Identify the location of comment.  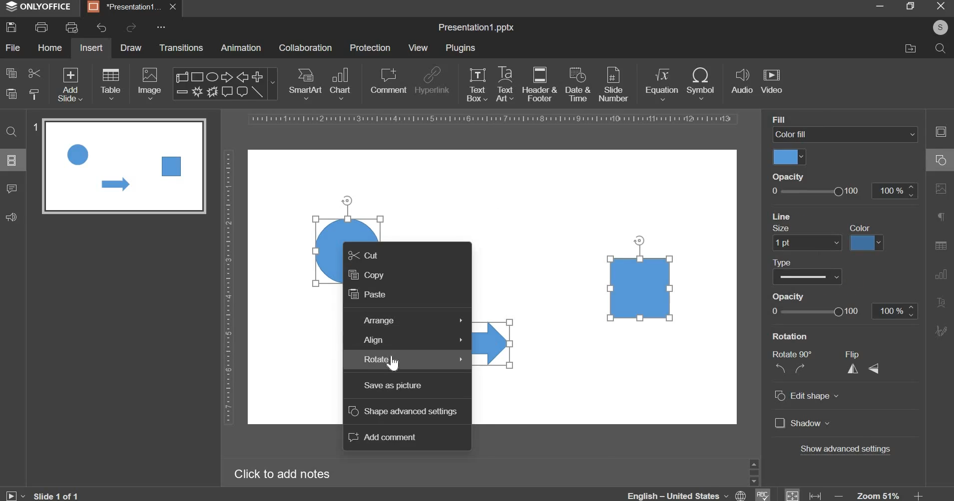
(11, 188).